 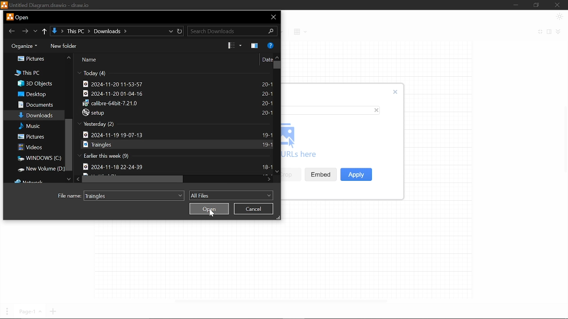 I want to click on 20-1, so click(x=268, y=84).